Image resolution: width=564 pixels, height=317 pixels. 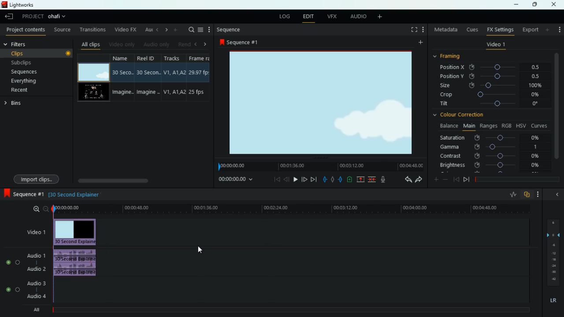 I want to click on crop, so click(x=489, y=95).